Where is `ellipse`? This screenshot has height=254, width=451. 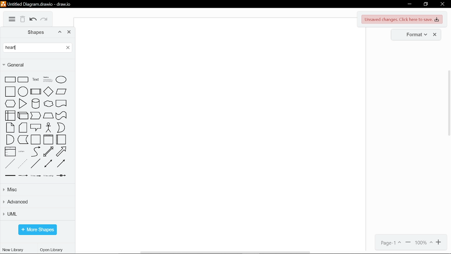 ellipse is located at coordinates (61, 80).